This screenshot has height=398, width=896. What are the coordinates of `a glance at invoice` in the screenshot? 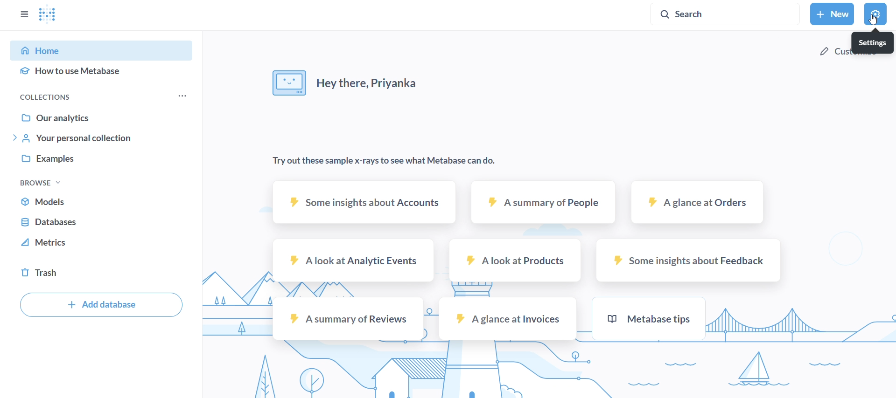 It's located at (507, 318).